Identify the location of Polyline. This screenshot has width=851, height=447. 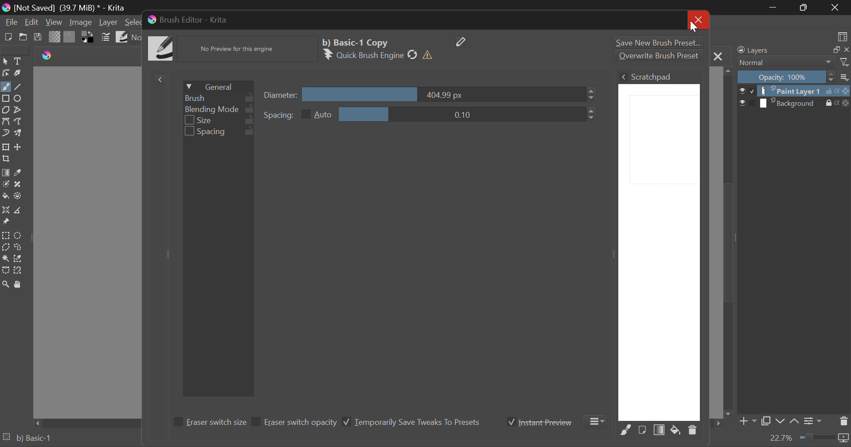
(20, 110).